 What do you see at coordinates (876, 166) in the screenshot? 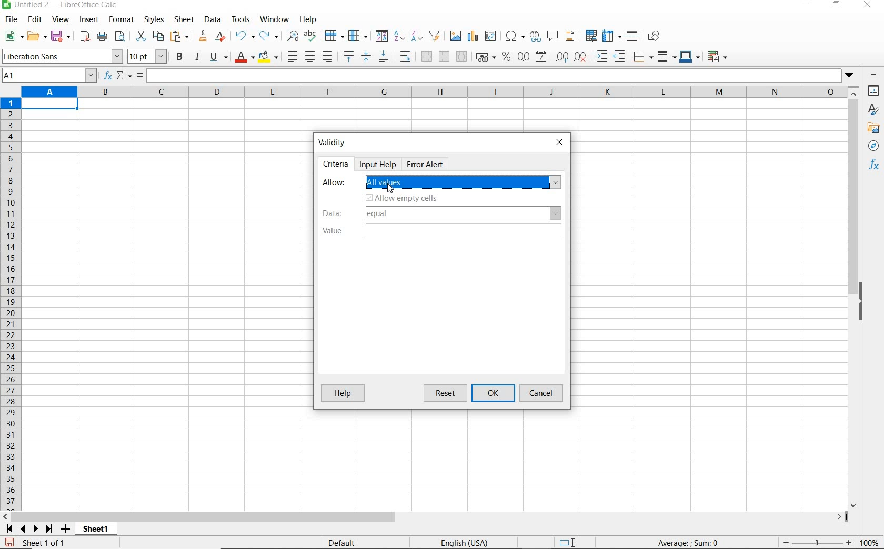
I see `functions` at bounding box center [876, 166].